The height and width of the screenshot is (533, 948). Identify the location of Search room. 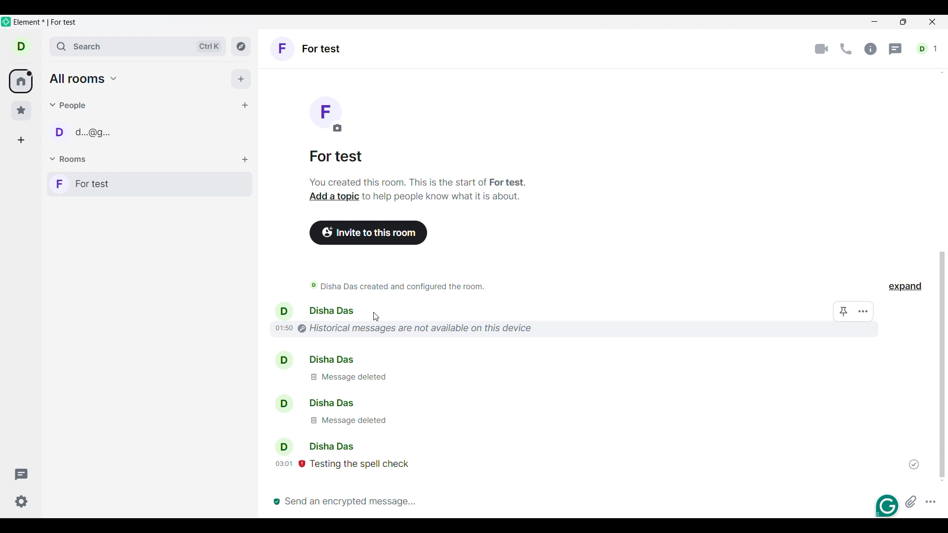
(139, 46).